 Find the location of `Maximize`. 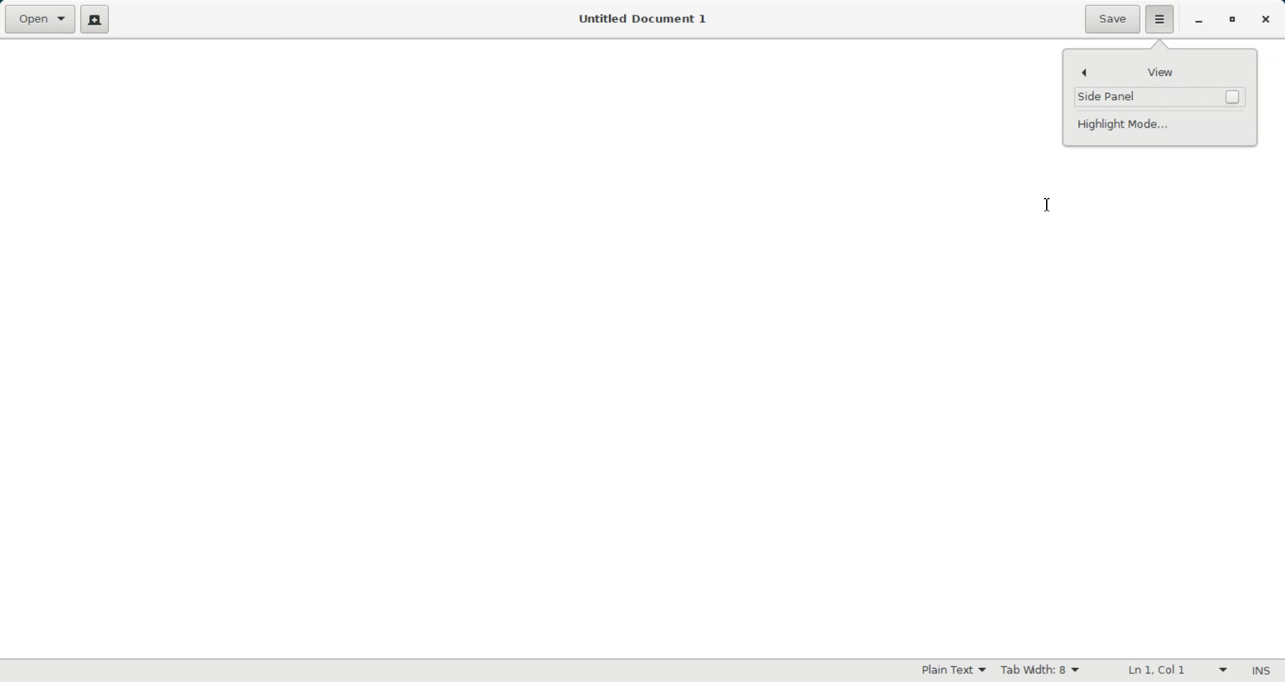

Maximize is located at coordinates (1233, 19).